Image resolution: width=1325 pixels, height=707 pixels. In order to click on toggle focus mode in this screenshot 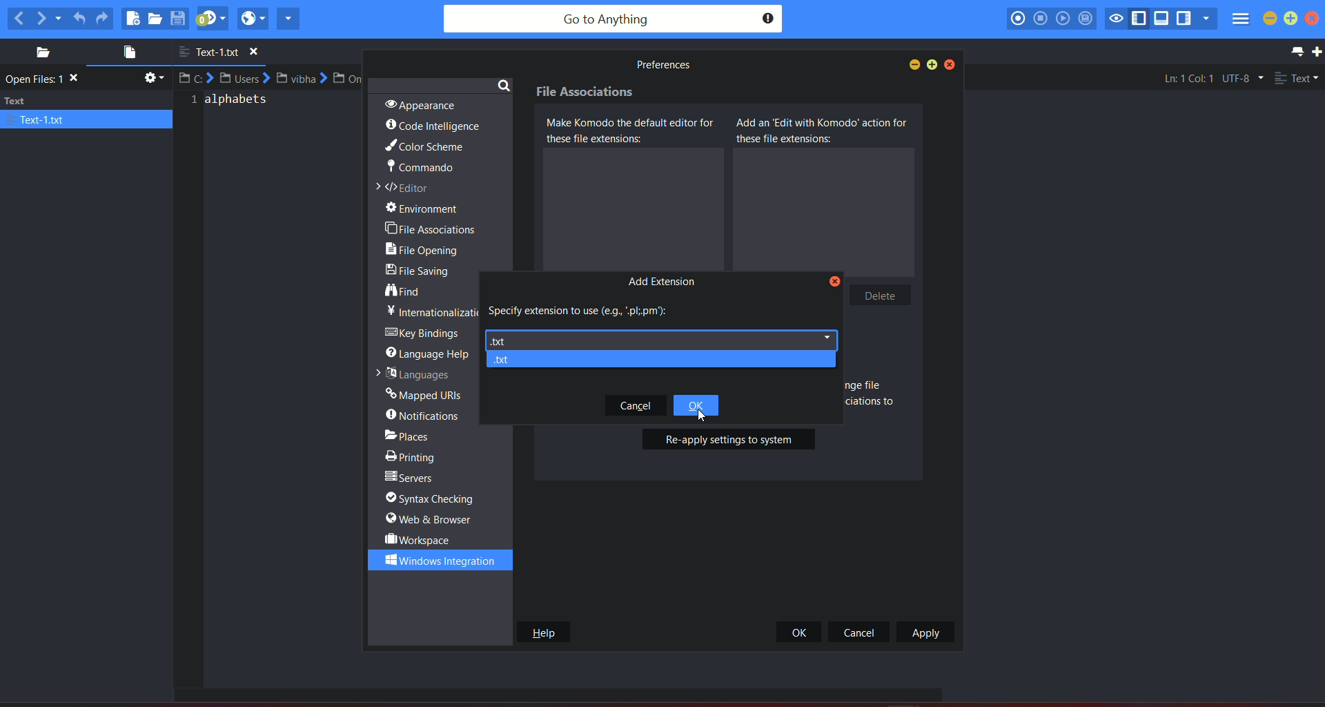, I will do `click(1117, 17)`.